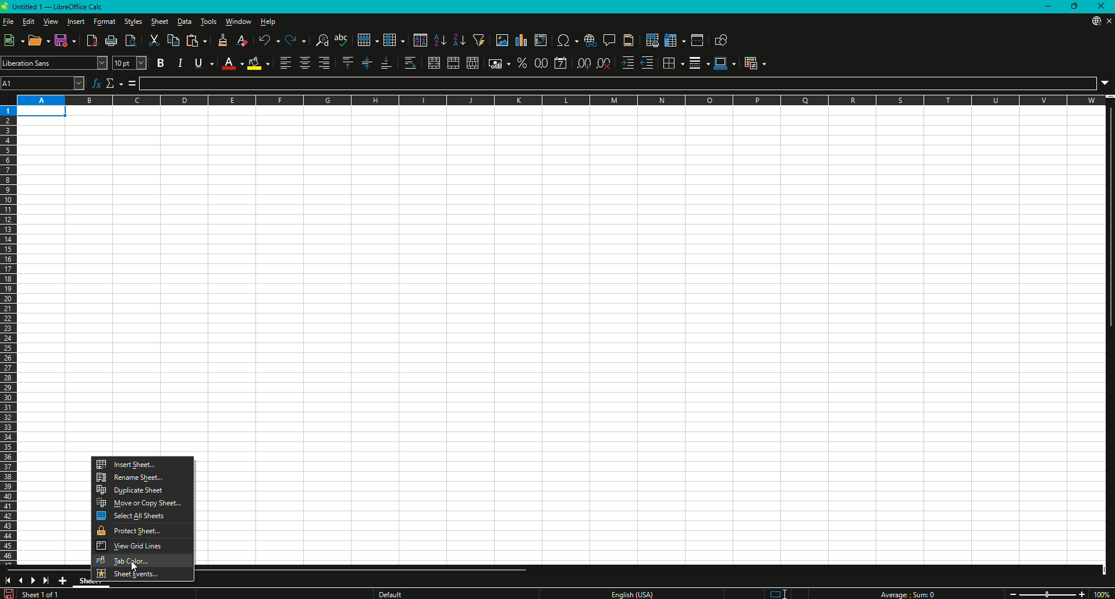 The width and height of the screenshot is (1115, 599). Describe the element at coordinates (173, 40) in the screenshot. I see `Copy` at that location.